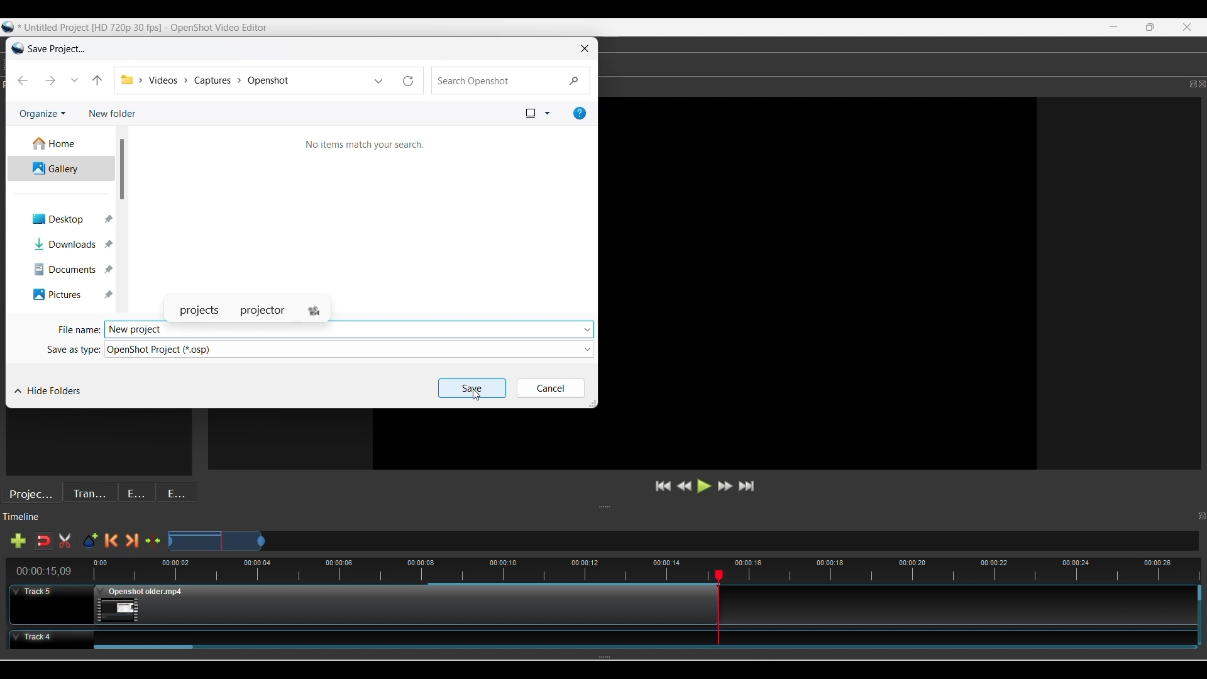 The image size is (1207, 679). Describe the element at coordinates (342, 349) in the screenshot. I see `Select file type` at that location.